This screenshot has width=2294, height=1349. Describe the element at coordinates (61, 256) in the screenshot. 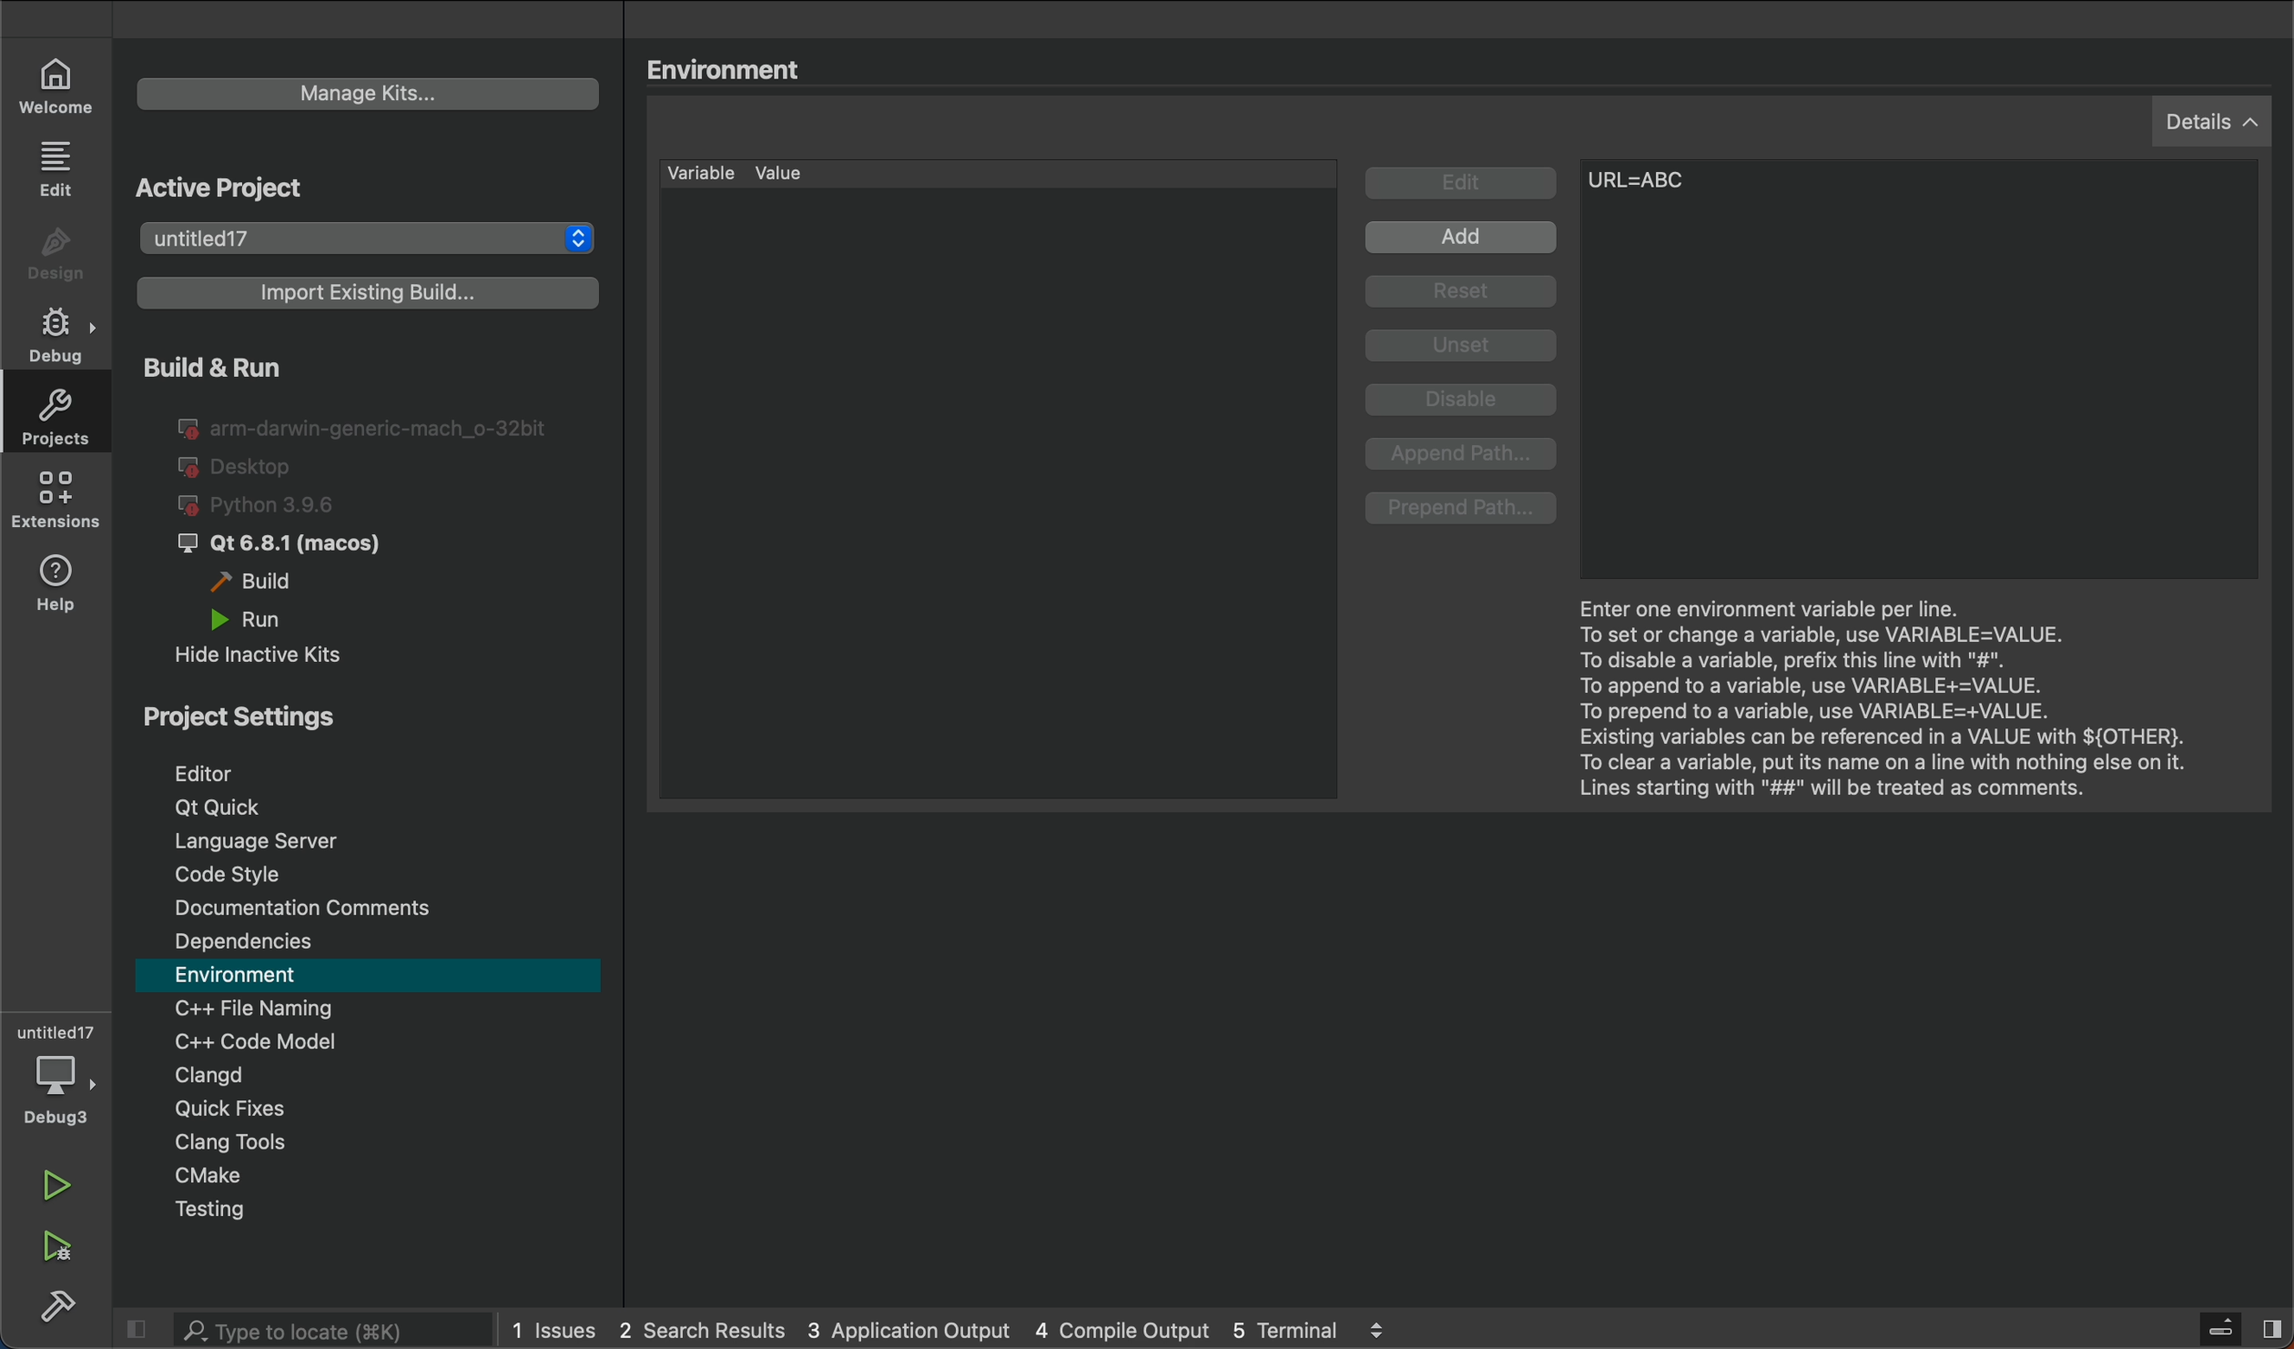

I see `design` at that location.